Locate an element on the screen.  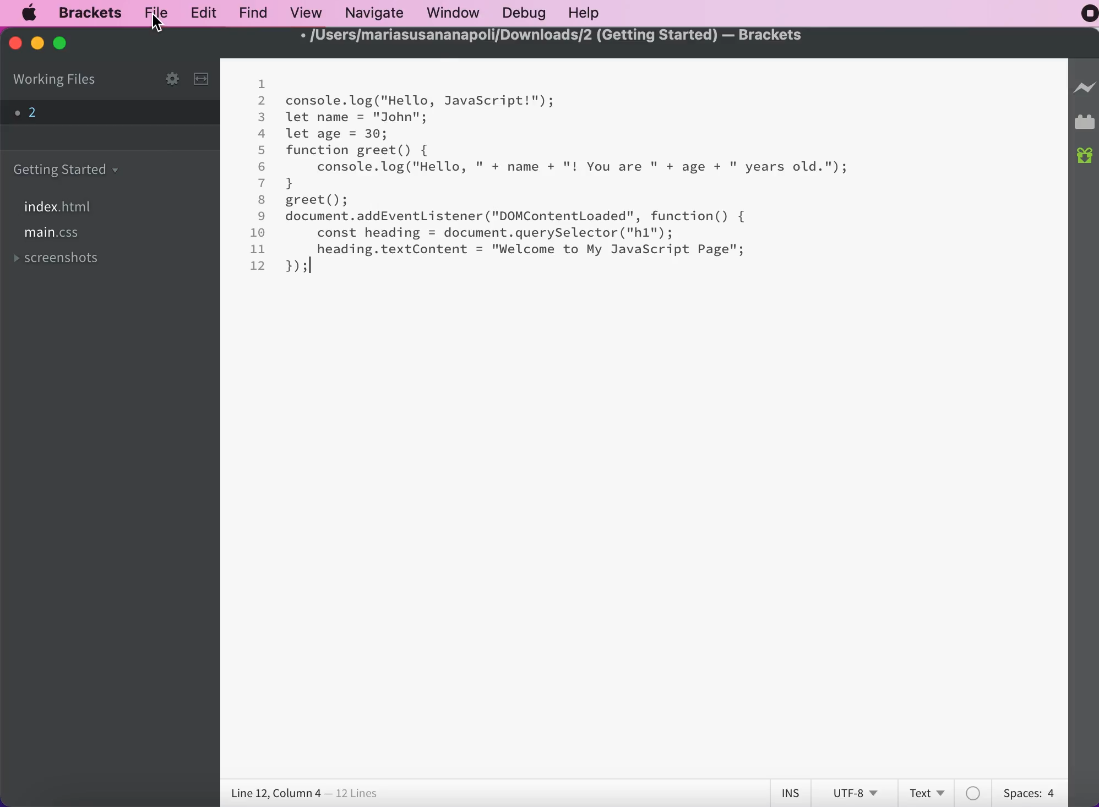
cursor is located at coordinates (157, 26).